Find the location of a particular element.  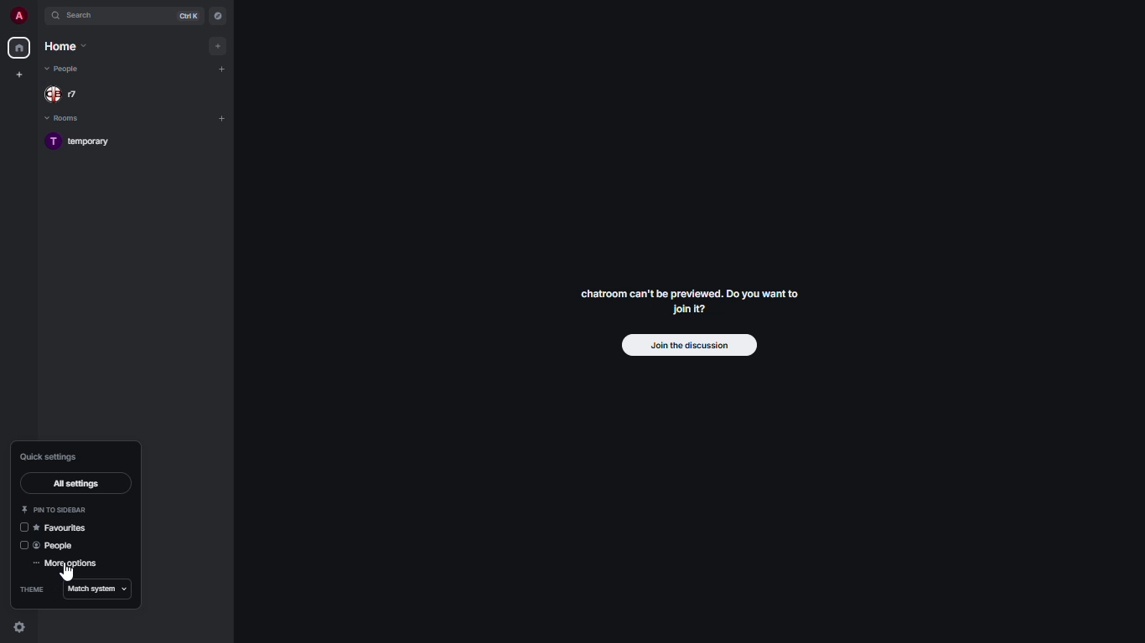

add is located at coordinates (216, 46).